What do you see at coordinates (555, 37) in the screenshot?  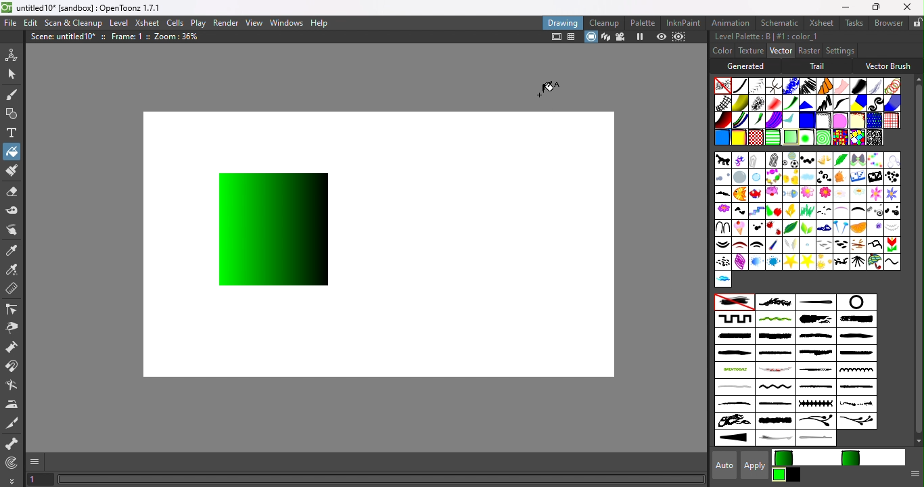 I see `Safe area` at bounding box center [555, 37].